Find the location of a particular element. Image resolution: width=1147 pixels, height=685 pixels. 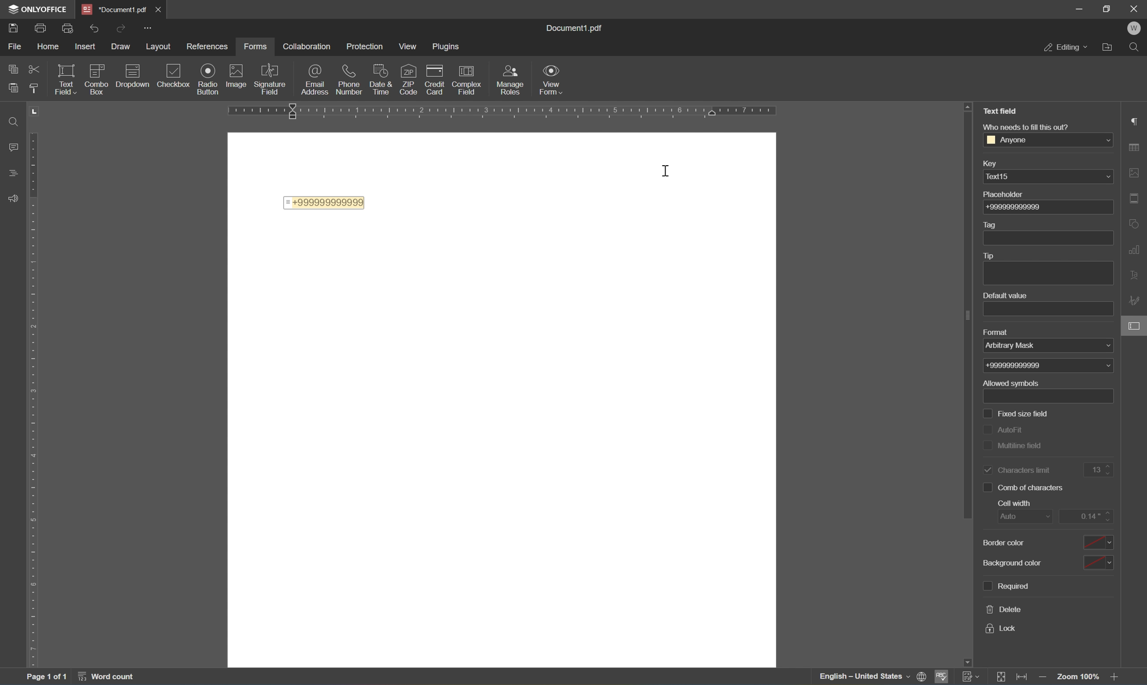

cursor is located at coordinates (668, 172).